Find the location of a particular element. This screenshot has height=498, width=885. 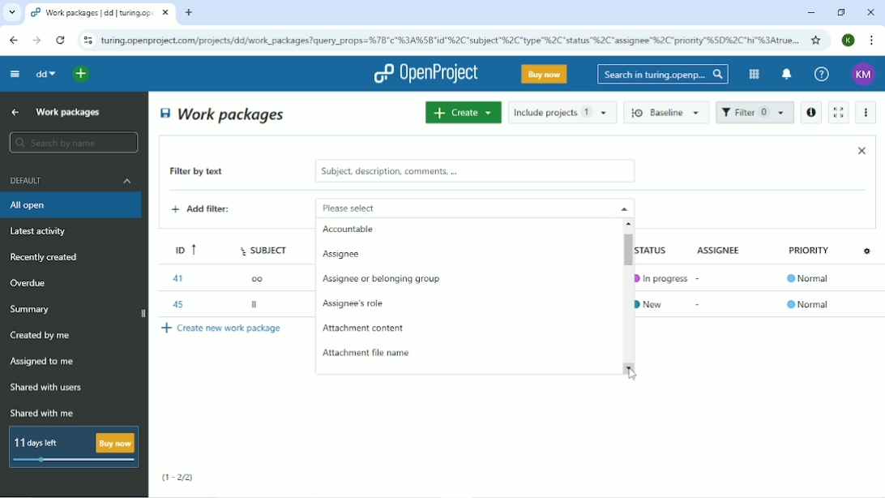

Accountable is located at coordinates (348, 230).